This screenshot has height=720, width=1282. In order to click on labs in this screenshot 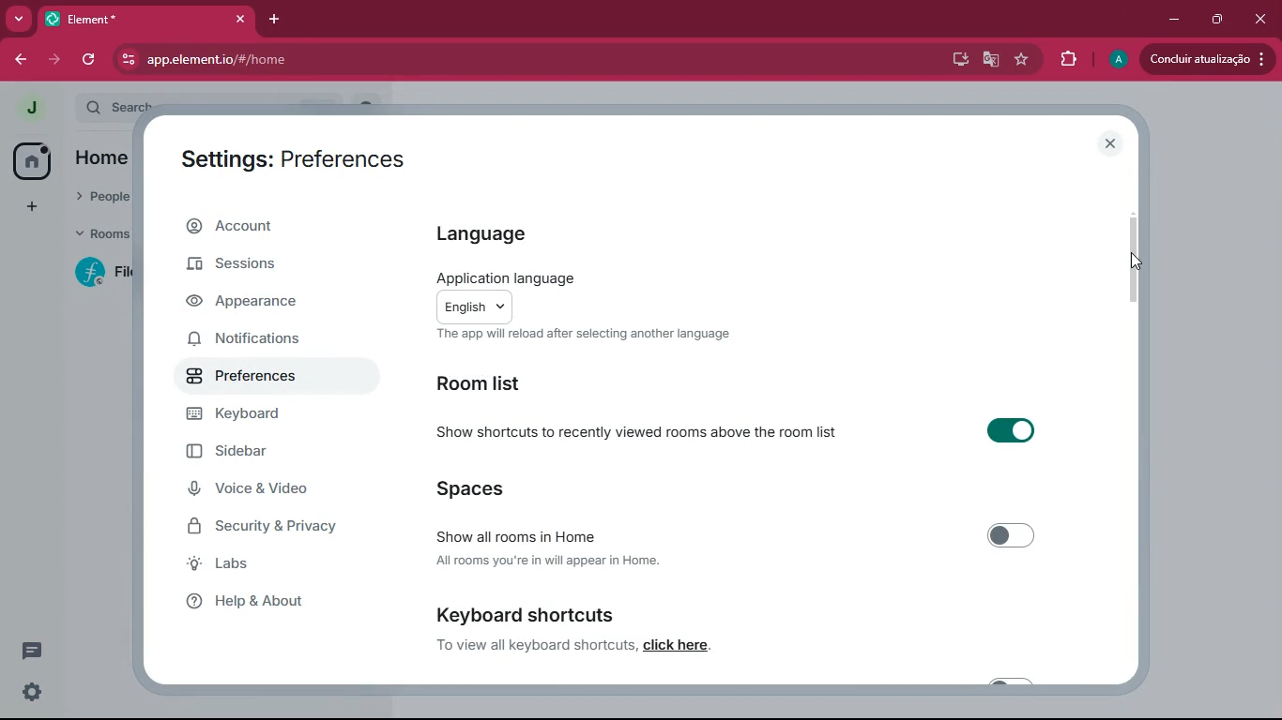, I will do `click(266, 567)`.